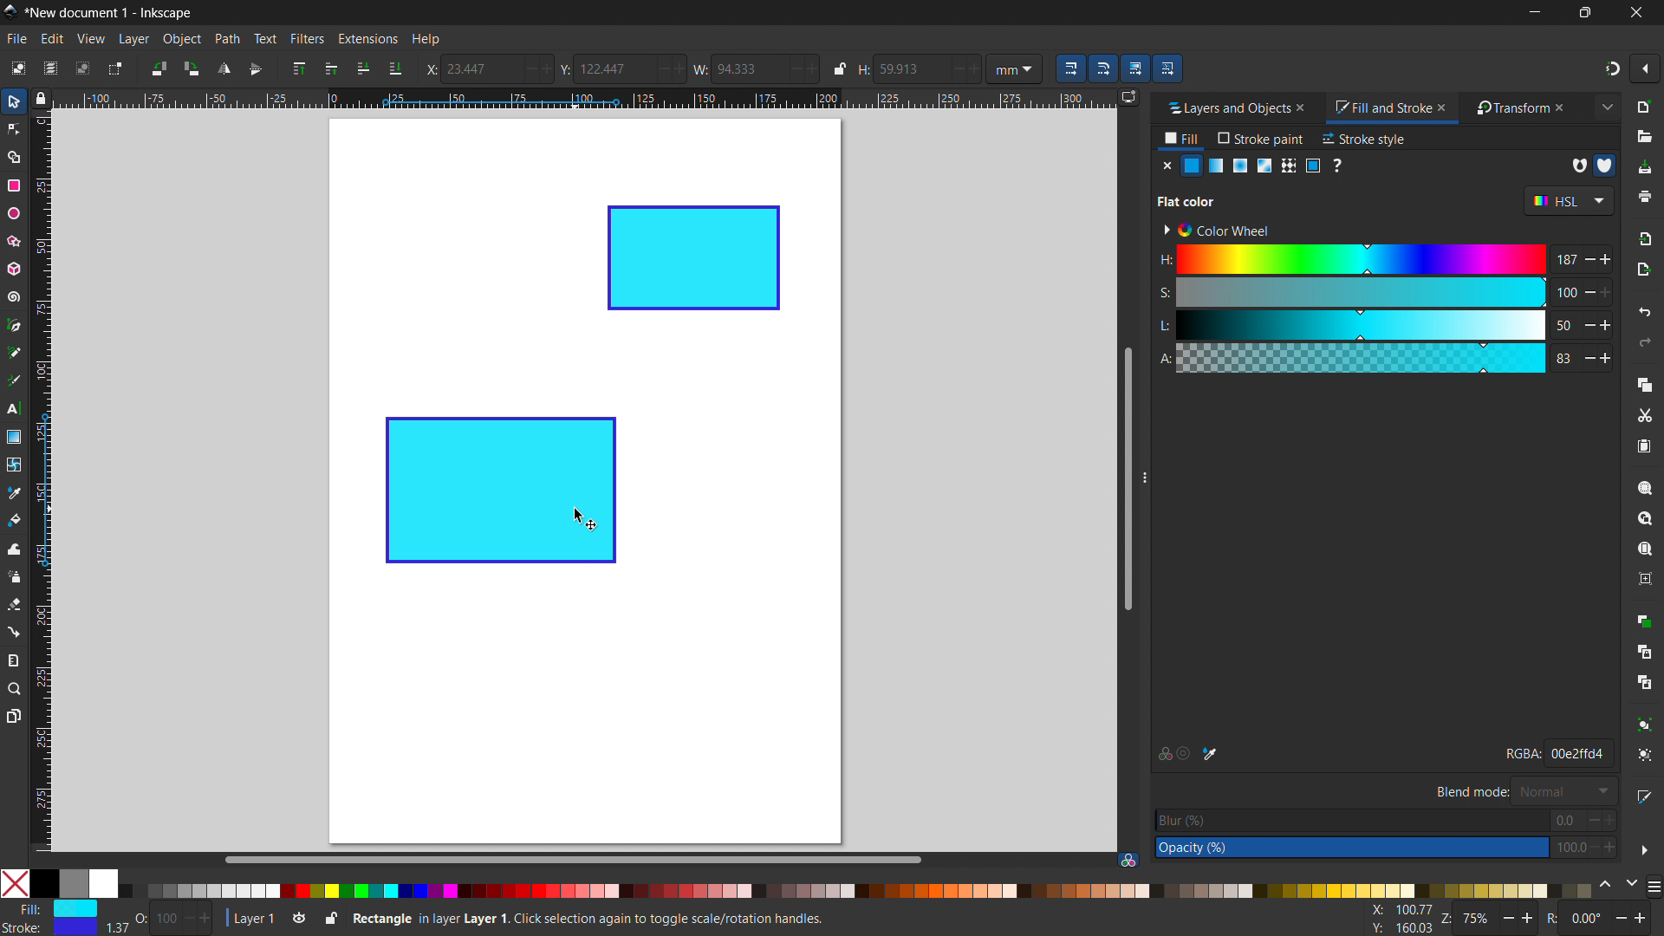 The width and height of the screenshot is (1664, 936). I want to click on No color, so click(16, 882).